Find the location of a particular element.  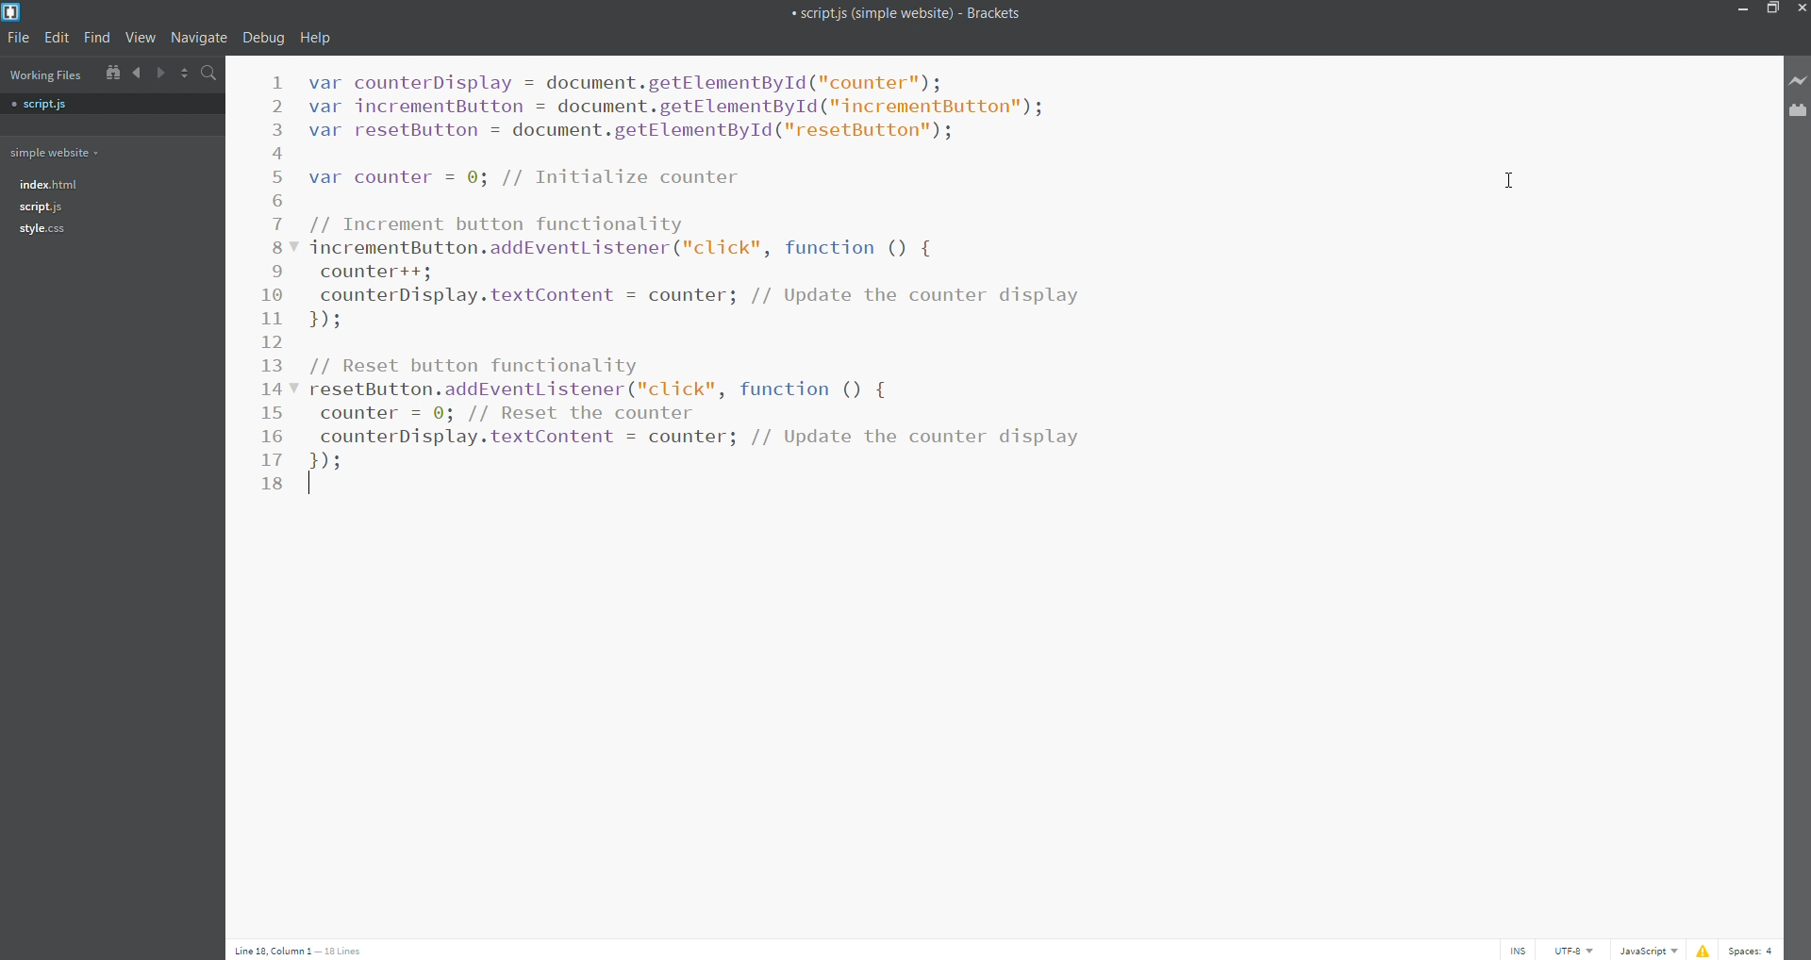

show in file tree is located at coordinates (109, 74).